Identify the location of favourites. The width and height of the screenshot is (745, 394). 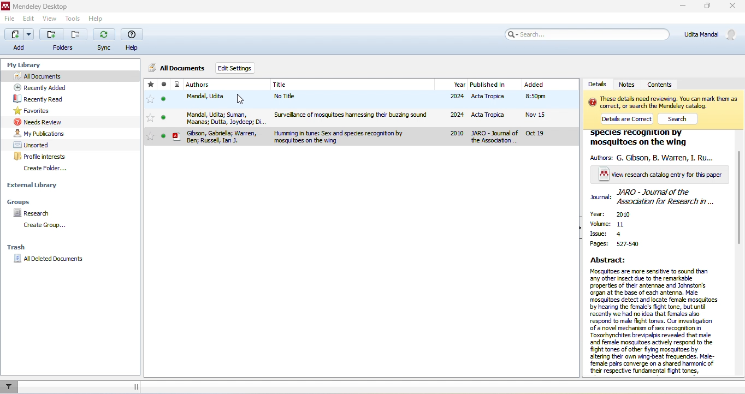
(36, 111).